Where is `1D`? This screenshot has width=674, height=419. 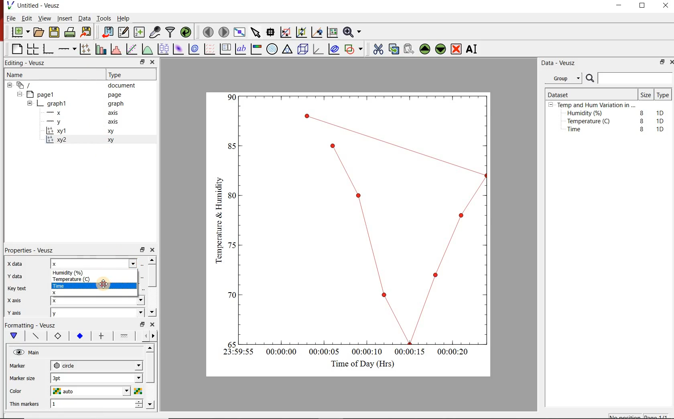
1D is located at coordinates (662, 112).